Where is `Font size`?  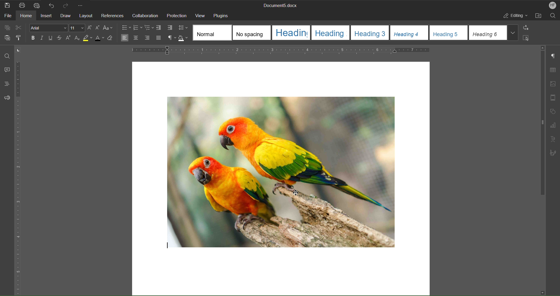 Font size is located at coordinates (78, 28).